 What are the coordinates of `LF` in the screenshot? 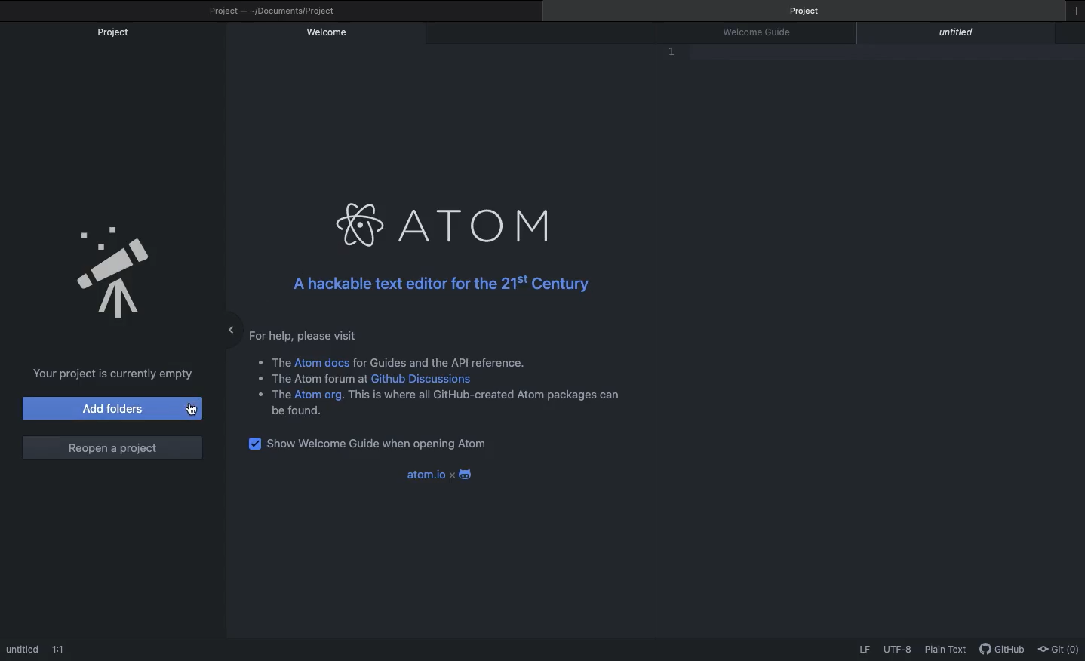 It's located at (865, 647).